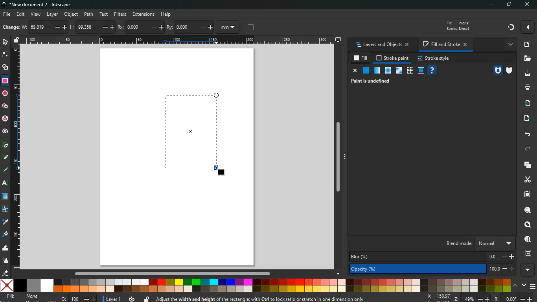  I want to click on down, so click(524, 285).